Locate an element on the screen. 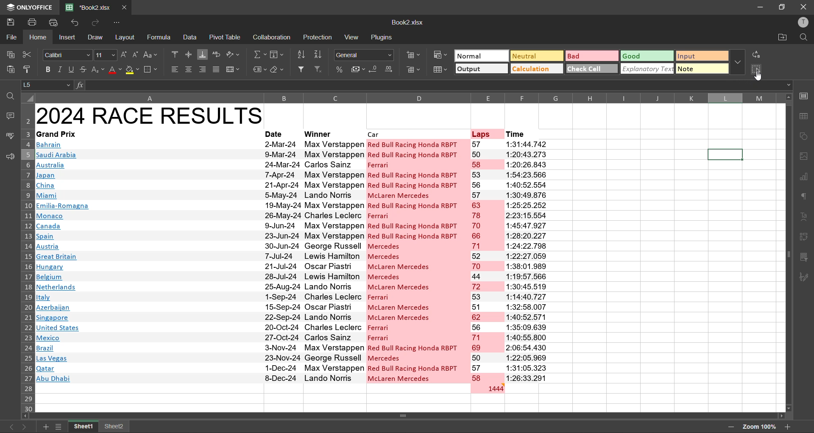  sort ascending is located at coordinates (304, 55).